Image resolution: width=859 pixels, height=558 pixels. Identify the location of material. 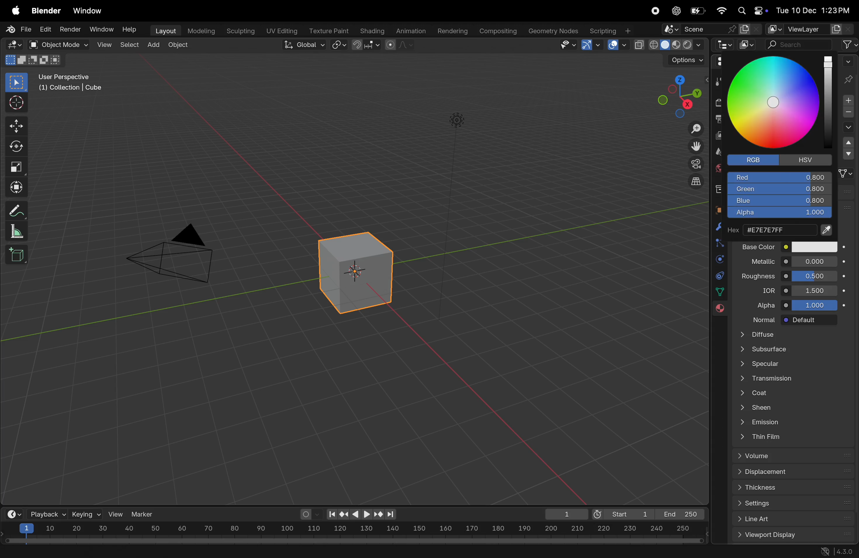
(718, 310).